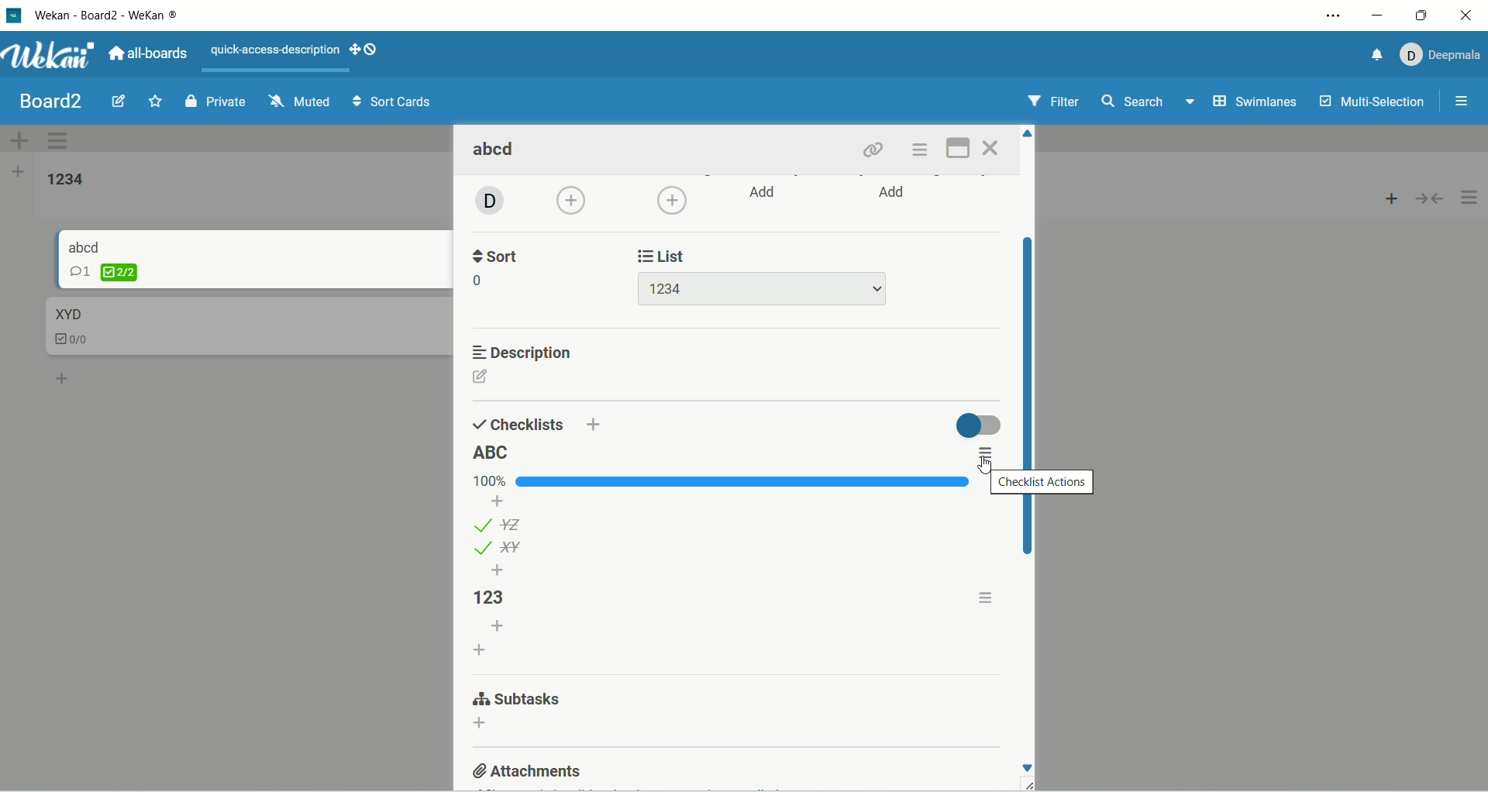  I want to click on Up, so click(1028, 133).